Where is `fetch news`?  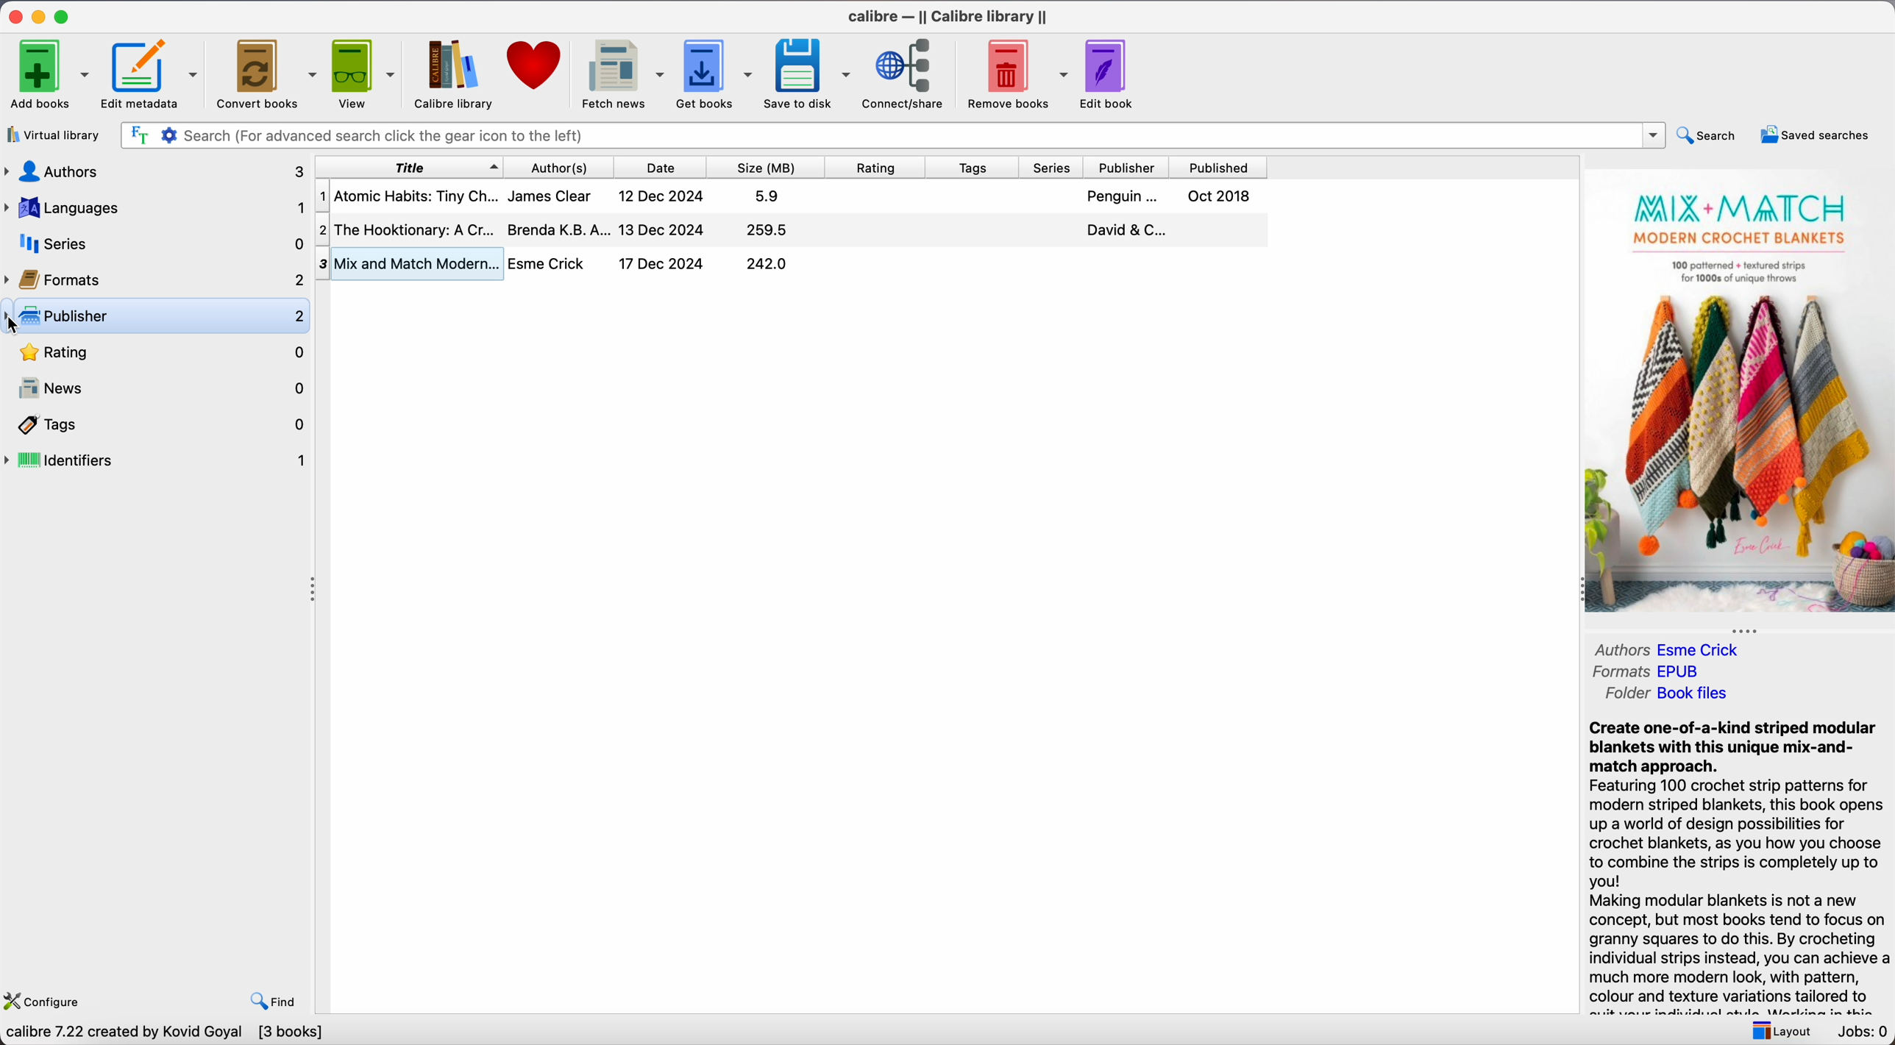 fetch news is located at coordinates (622, 74).